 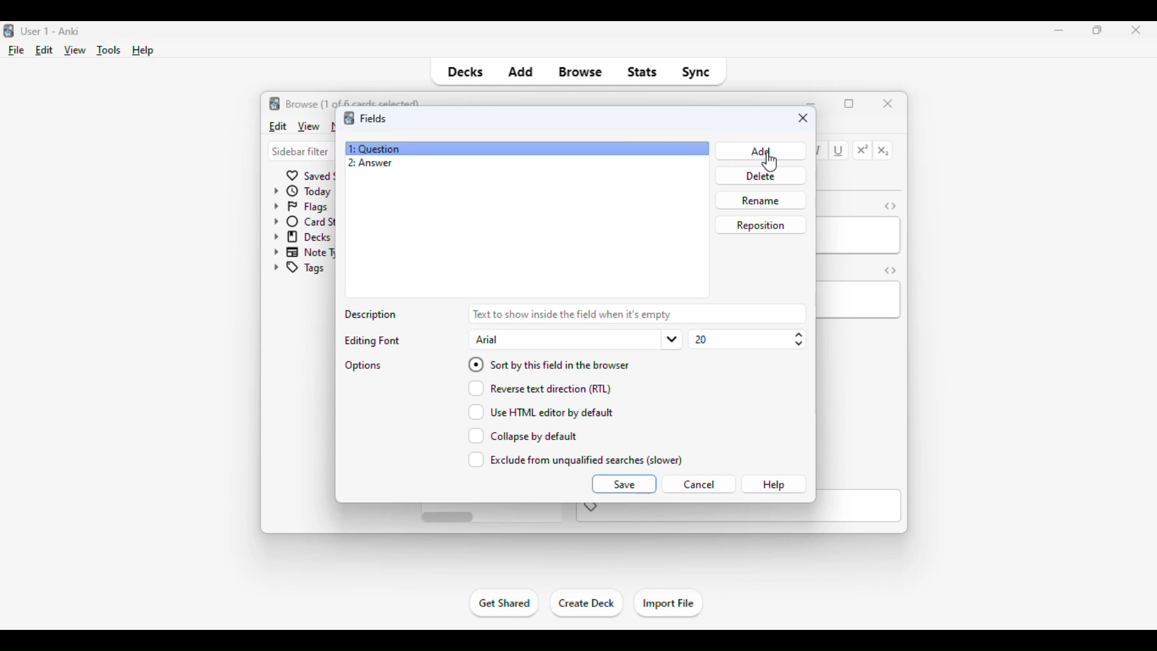 What do you see at coordinates (581, 72) in the screenshot?
I see `browse` at bounding box center [581, 72].